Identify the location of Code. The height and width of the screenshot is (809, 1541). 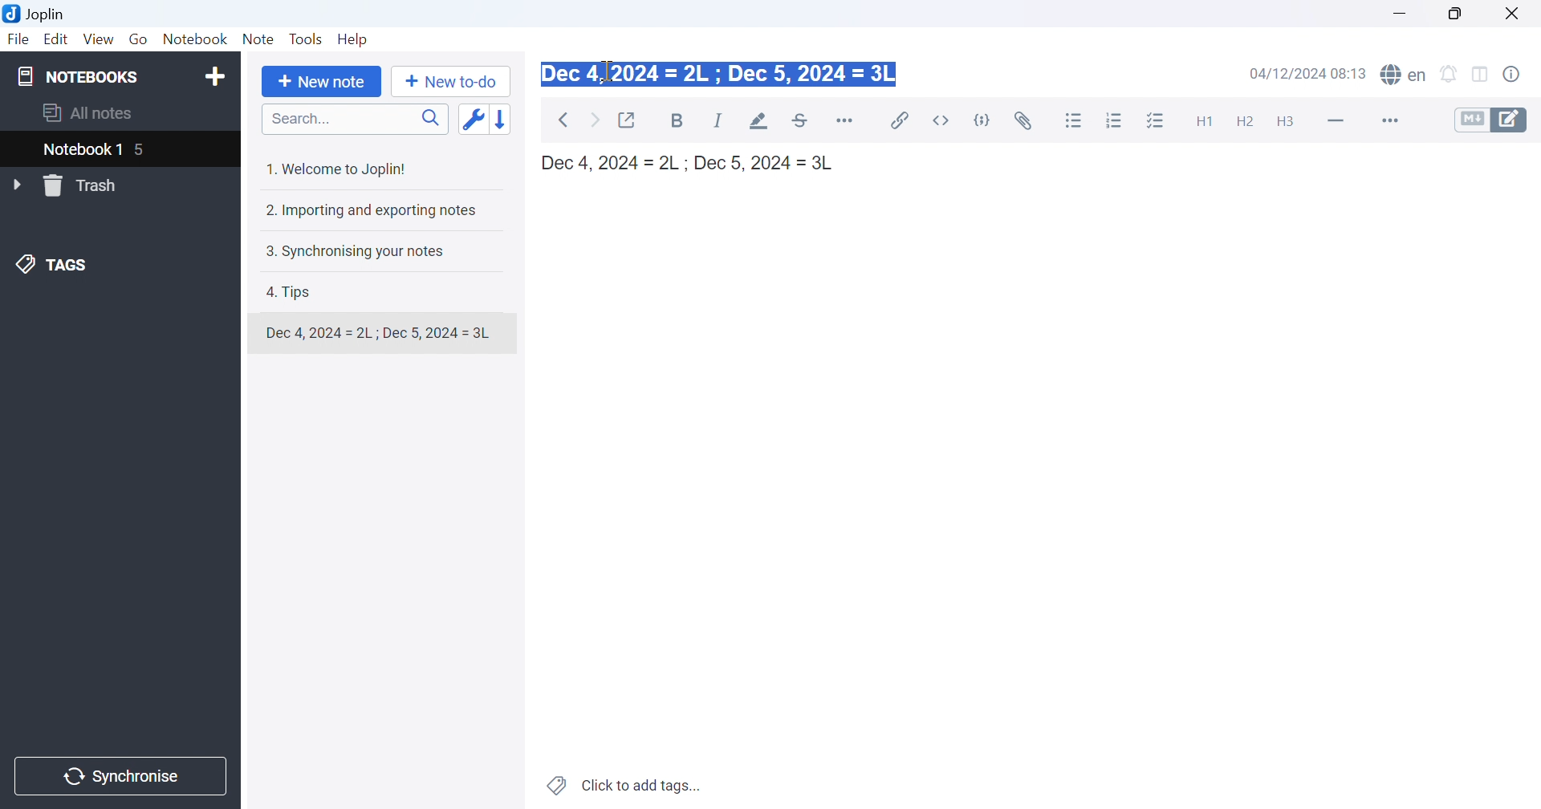
(984, 120).